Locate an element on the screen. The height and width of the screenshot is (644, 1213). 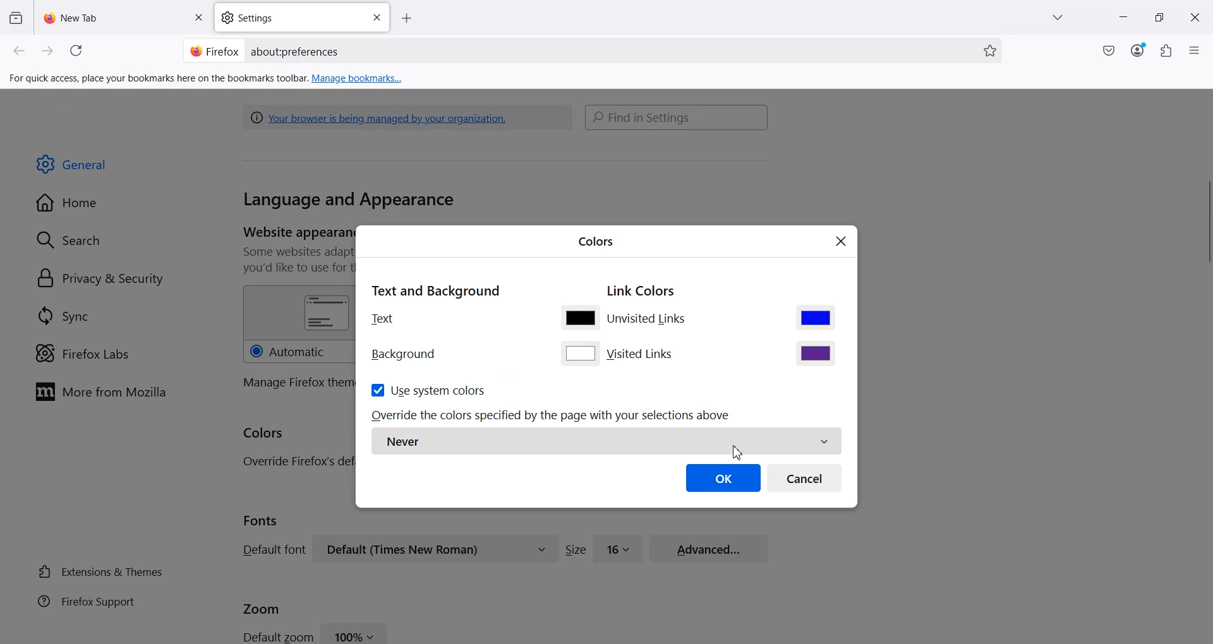
[W] Sync is located at coordinates (61, 315).